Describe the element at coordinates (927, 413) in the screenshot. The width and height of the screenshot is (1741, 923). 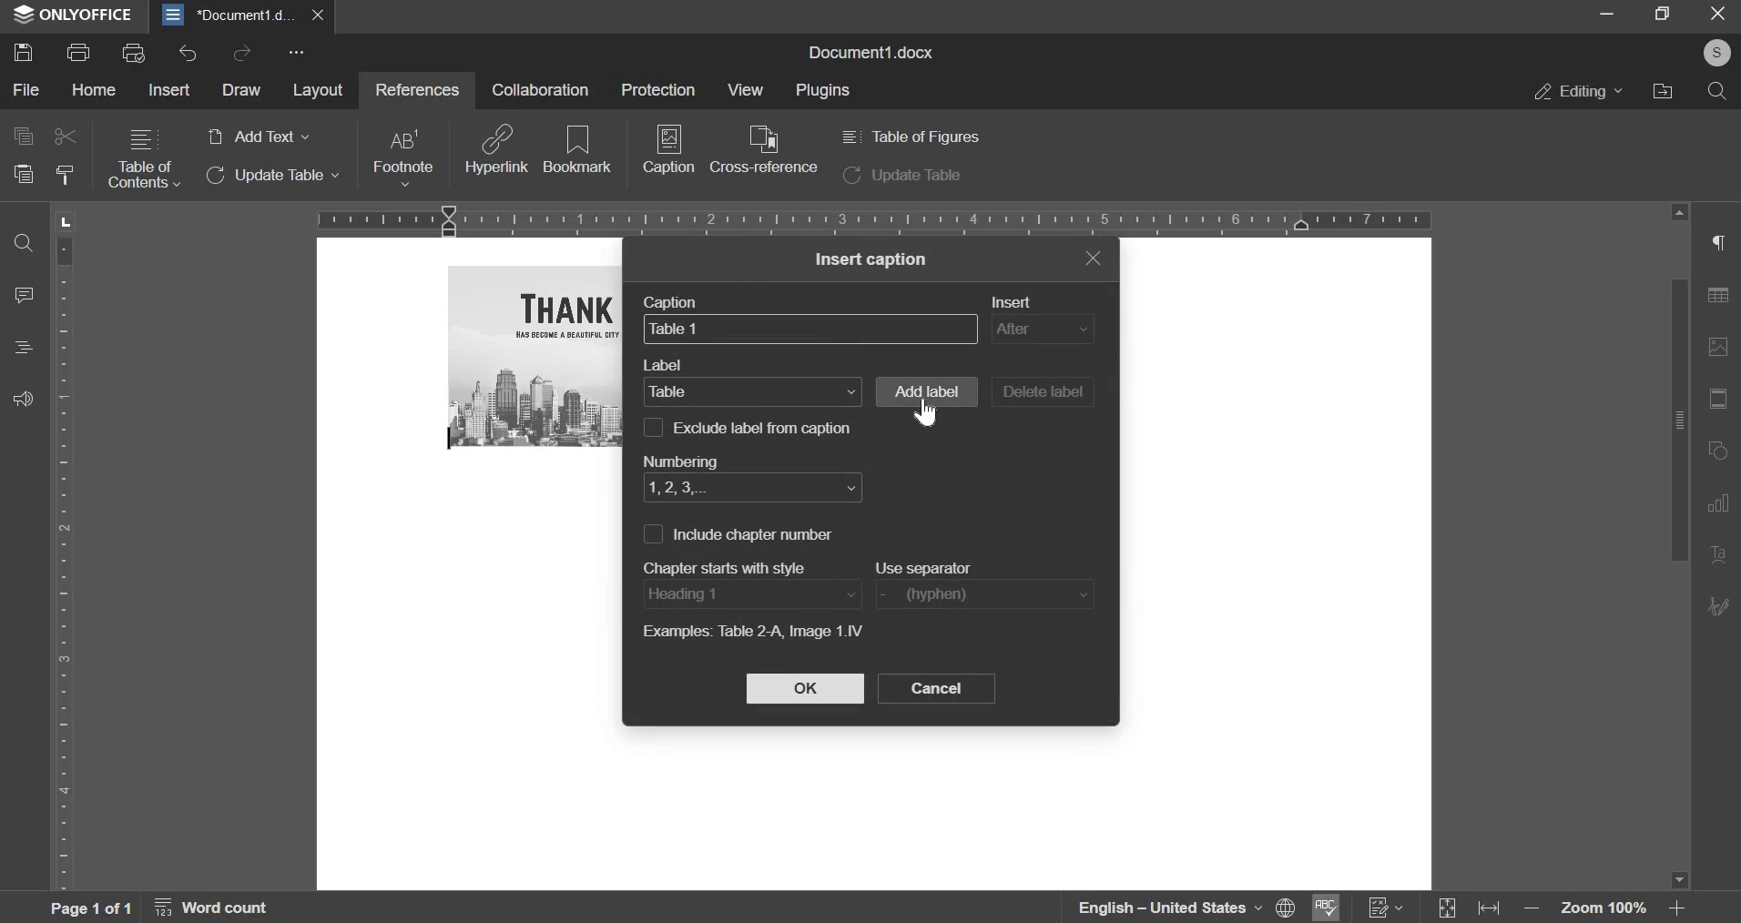
I see `mouse pointer` at that location.